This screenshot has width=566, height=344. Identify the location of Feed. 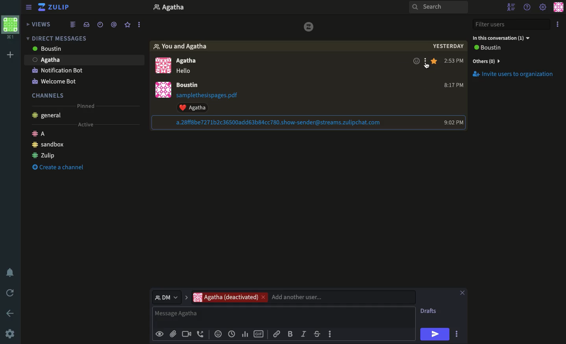
(74, 24).